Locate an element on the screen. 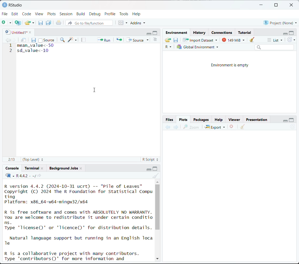 The width and height of the screenshot is (299, 264). R is located at coordinates (169, 47).